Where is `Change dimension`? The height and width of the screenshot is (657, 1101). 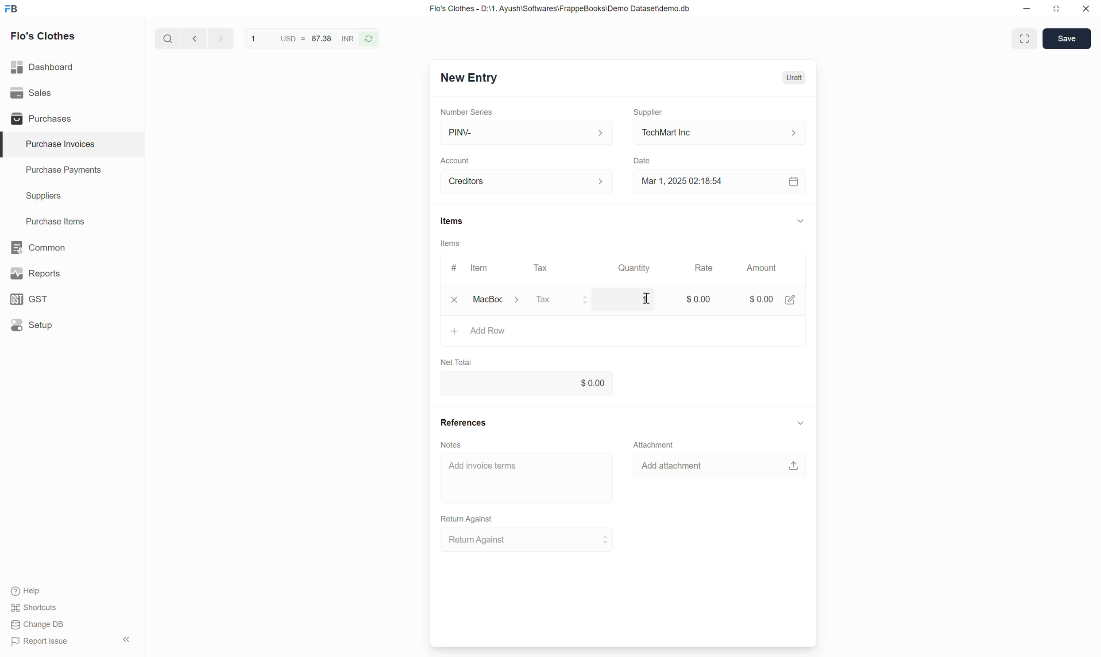 Change dimension is located at coordinates (1056, 9).